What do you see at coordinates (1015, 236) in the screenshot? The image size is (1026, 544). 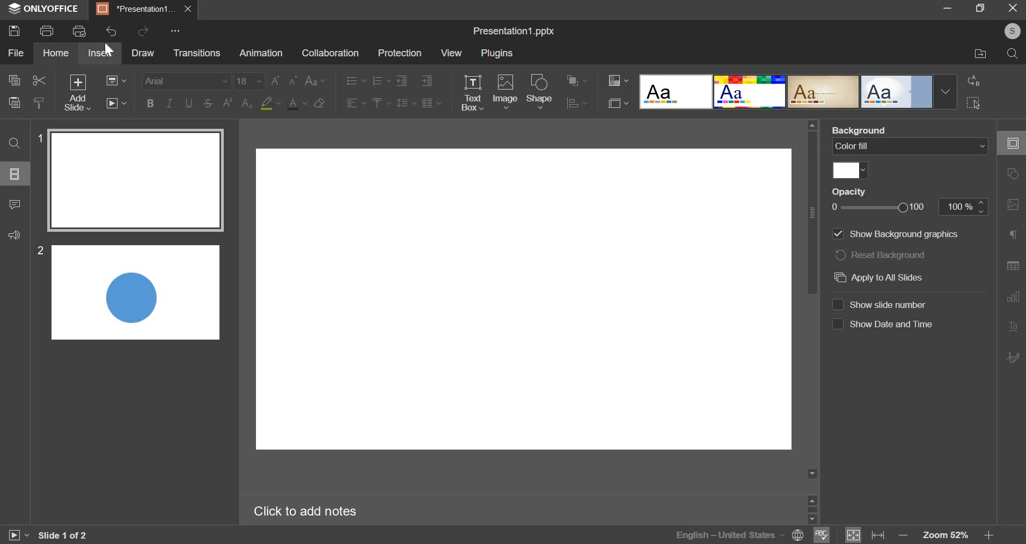 I see `Paragraph settings` at bounding box center [1015, 236].